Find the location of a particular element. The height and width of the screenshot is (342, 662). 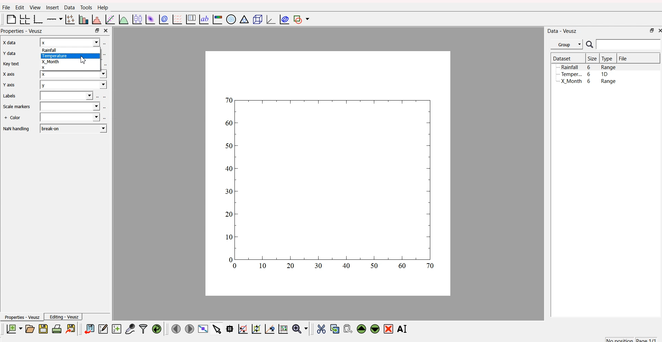

plot on axis is located at coordinates (55, 19).